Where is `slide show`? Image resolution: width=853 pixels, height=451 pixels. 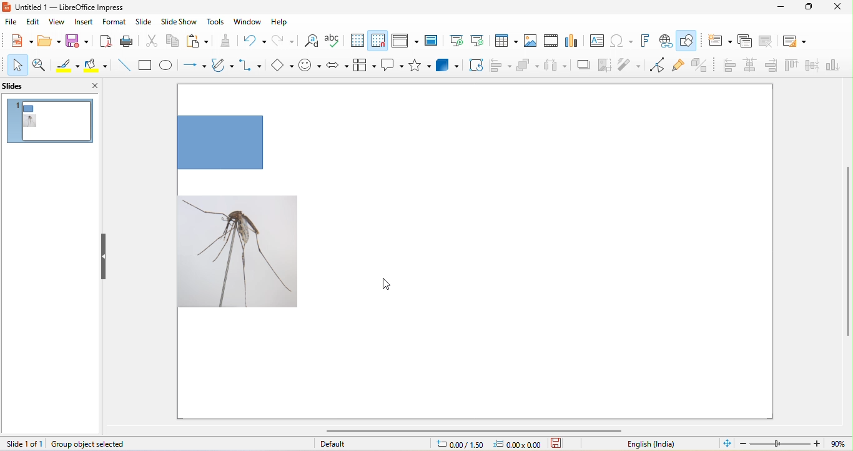 slide show is located at coordinates (182, 23).